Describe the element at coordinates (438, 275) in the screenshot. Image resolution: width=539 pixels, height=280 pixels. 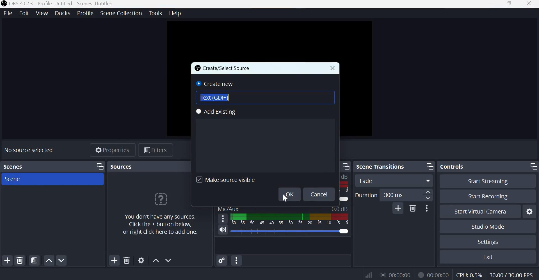
I see `00:00:00` at that location.